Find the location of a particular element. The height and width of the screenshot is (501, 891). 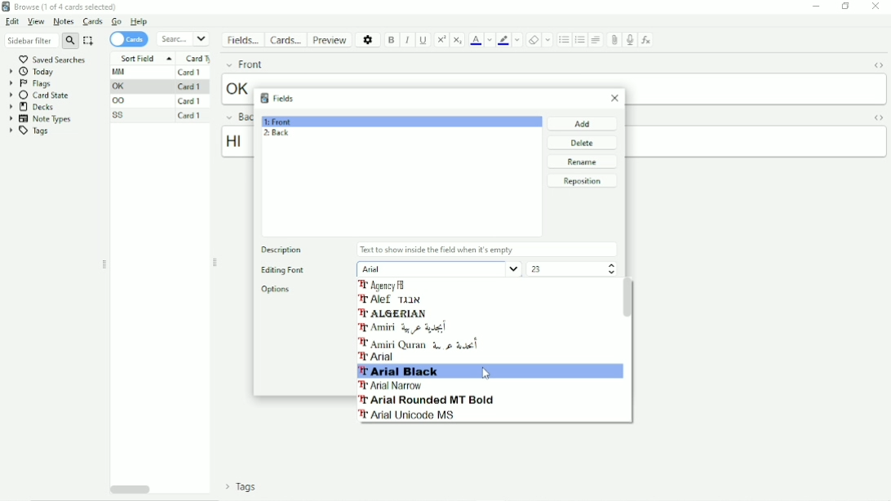

Text color is located at coordinates (477, 40).